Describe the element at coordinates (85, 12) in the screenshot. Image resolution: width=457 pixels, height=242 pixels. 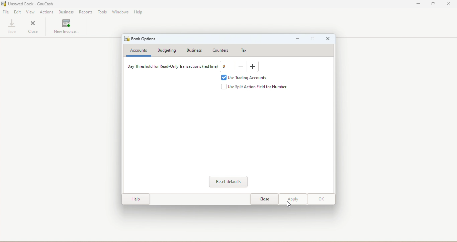
I see `Reports` at that location.